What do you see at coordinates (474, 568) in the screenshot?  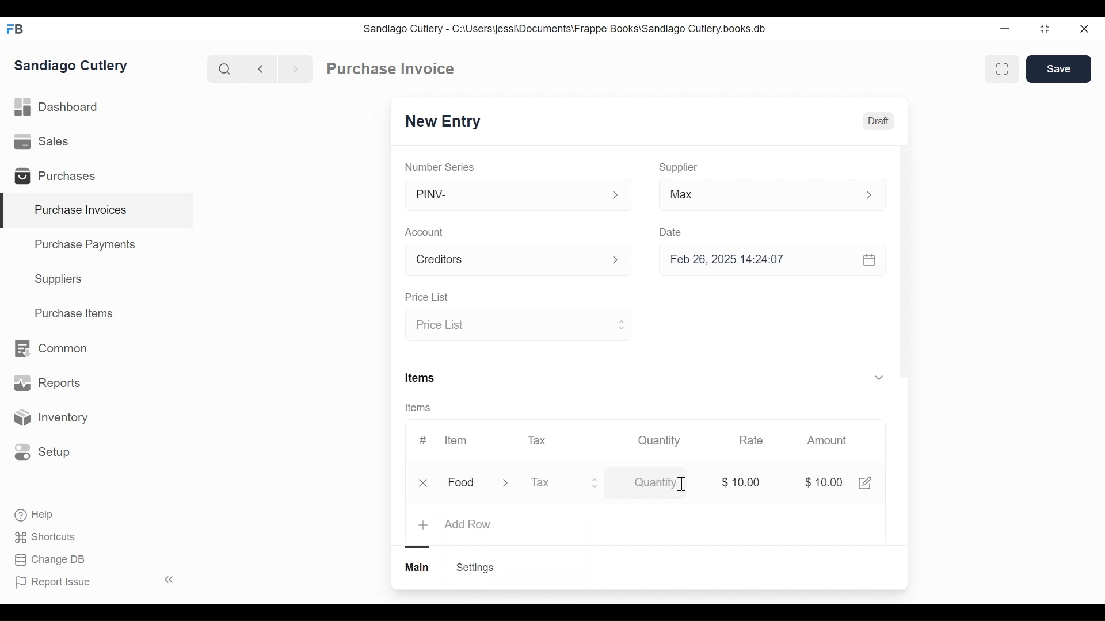 I see `Settings` at bounding box center [474, 568].